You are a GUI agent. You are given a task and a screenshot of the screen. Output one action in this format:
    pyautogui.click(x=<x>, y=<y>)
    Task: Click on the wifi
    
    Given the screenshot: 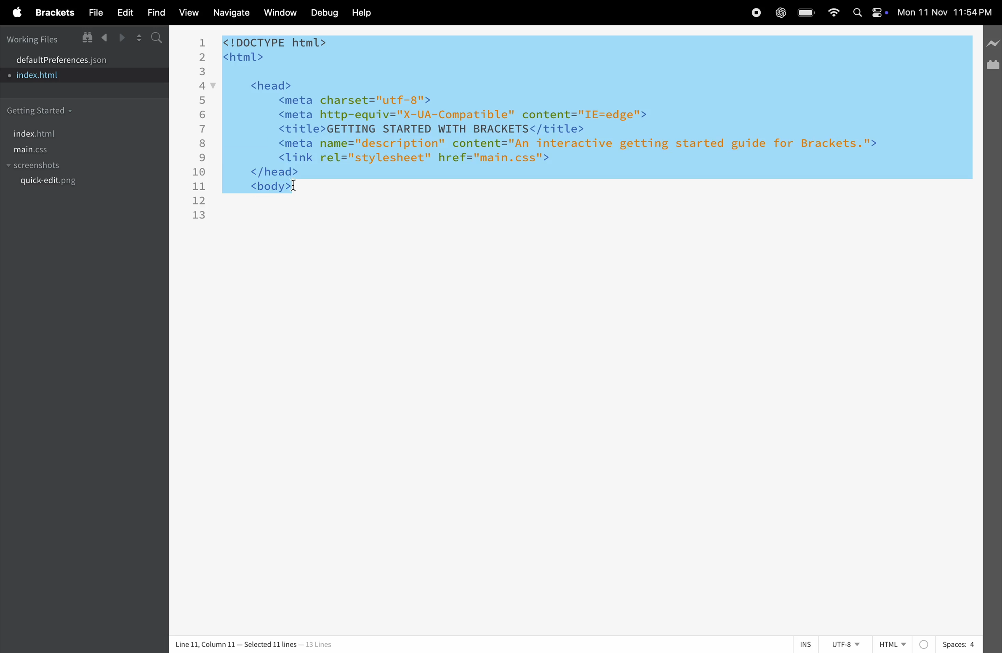 What is the action you would take?
    pyautogui.click(x=835, y=13)
    